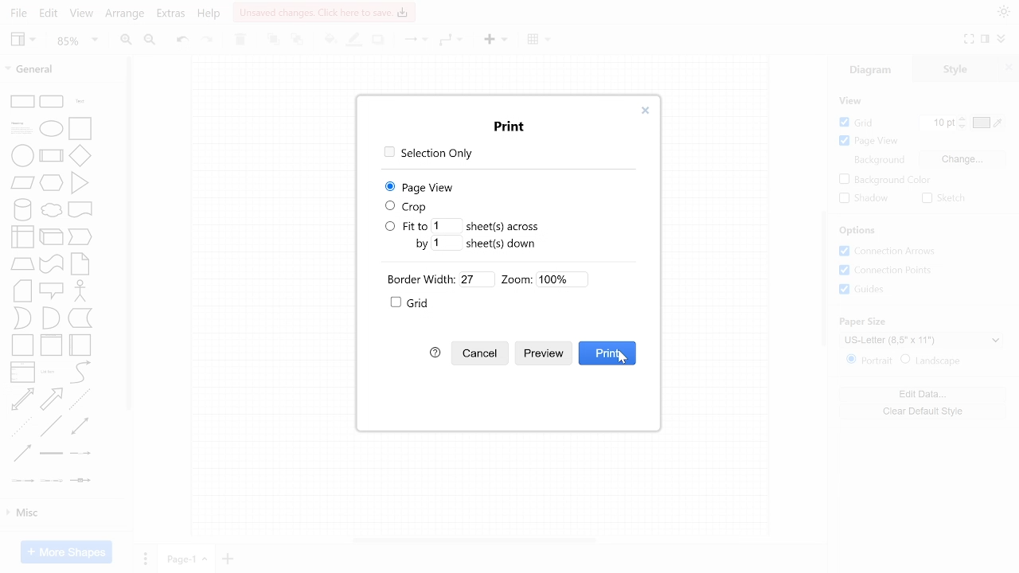 The image size is (1019, 573). Describe the element at coordinates (474, 540) in the screenshot. I see `Horizontal slide bar` at that location.